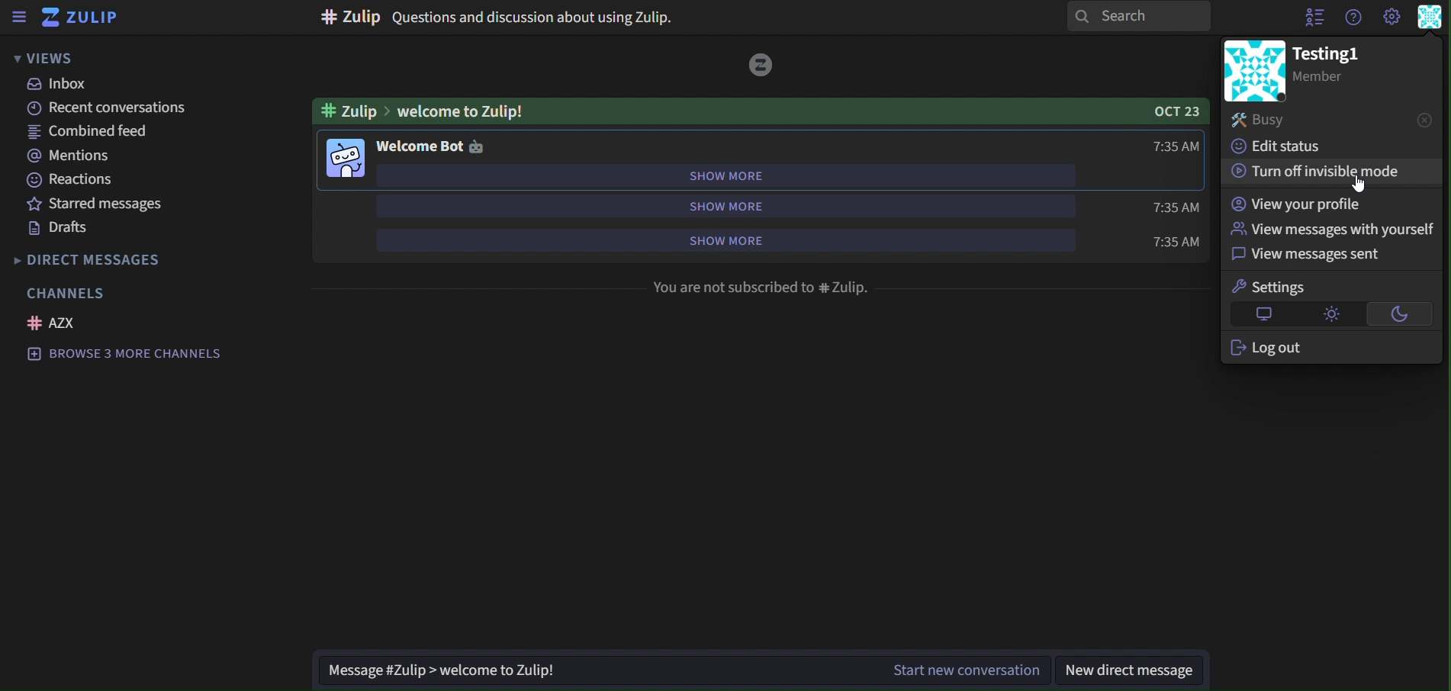 The image size is (1451, 691). I want to click on help menu, so click(1354, 18).